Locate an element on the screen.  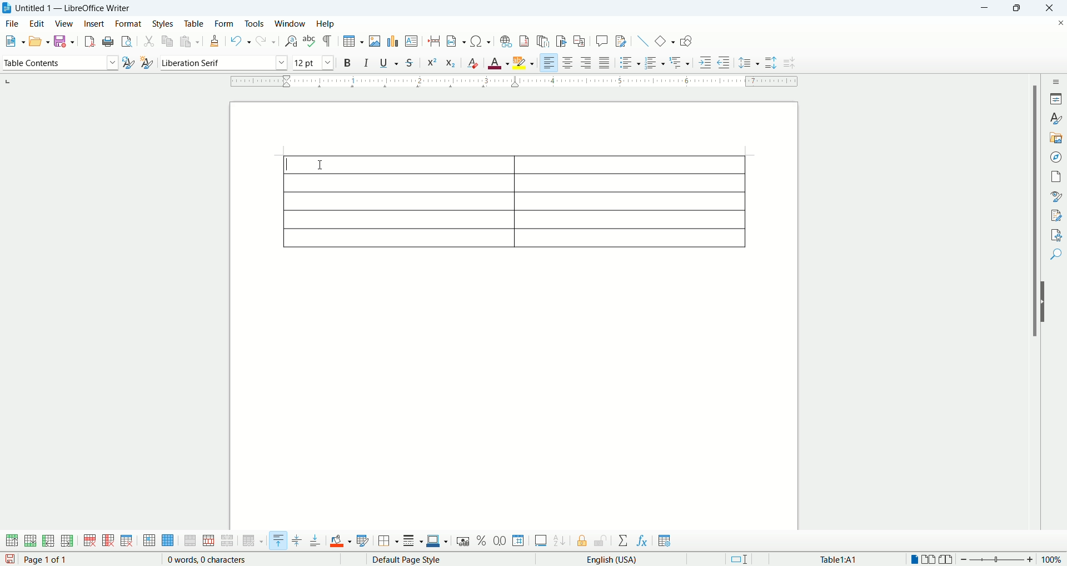
increase paragraph spacing is located at coordinates (770, 63).